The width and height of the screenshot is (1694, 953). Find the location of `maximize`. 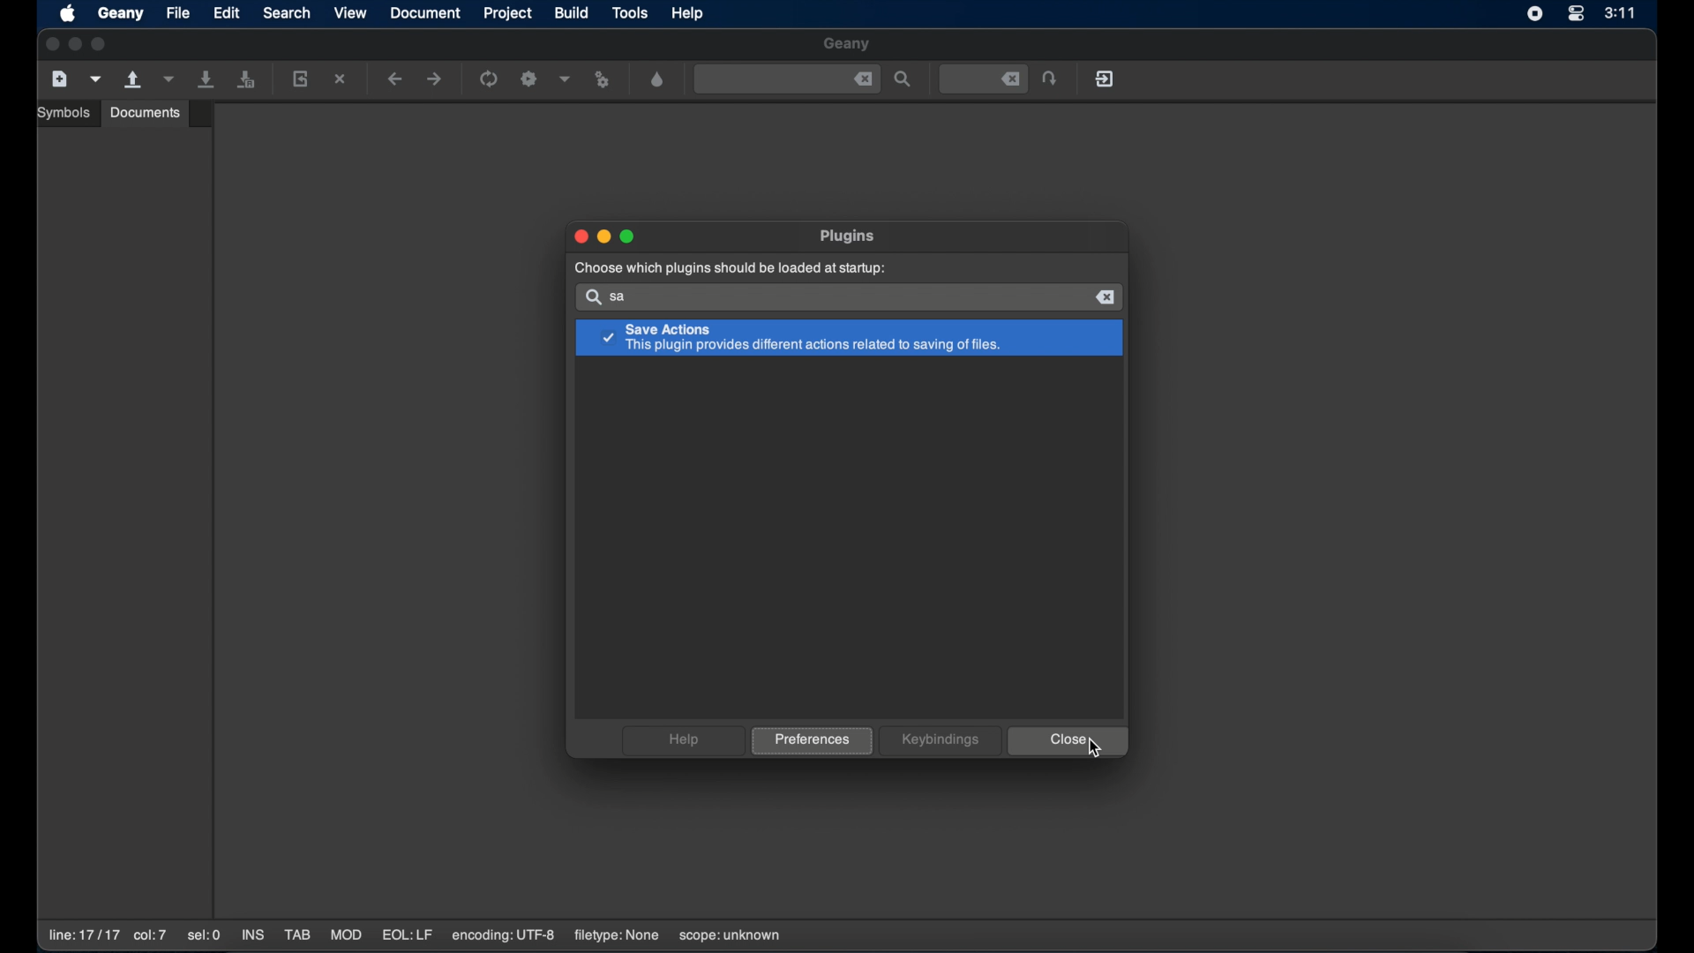

maximize is located at coordinates (629, 236).